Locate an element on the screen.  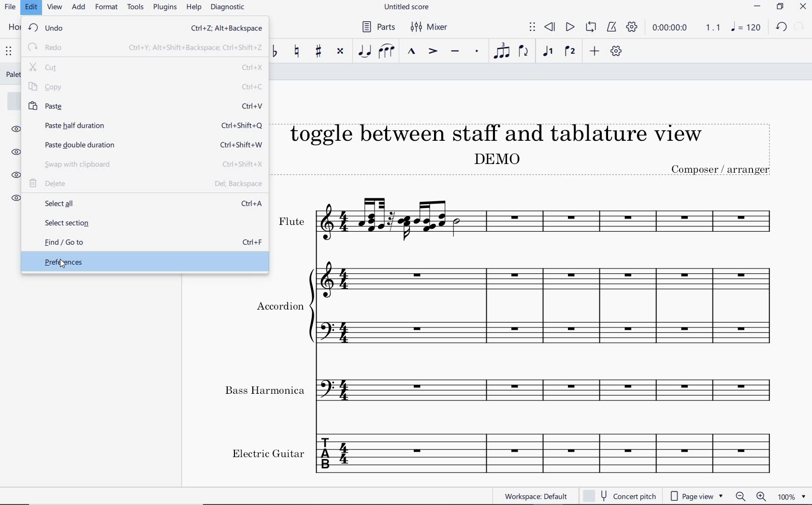
NOTE is located at coordinates (746, 29).